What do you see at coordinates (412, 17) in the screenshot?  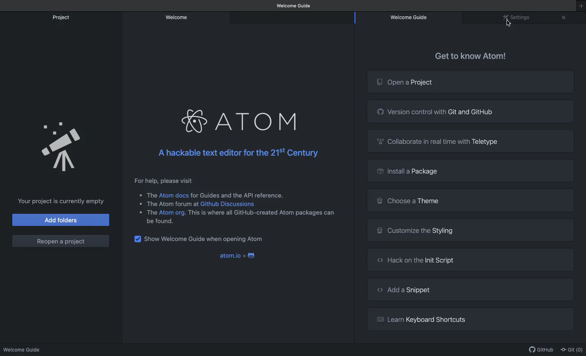 I see `Welcome guide` at bounding box center [412, 17].